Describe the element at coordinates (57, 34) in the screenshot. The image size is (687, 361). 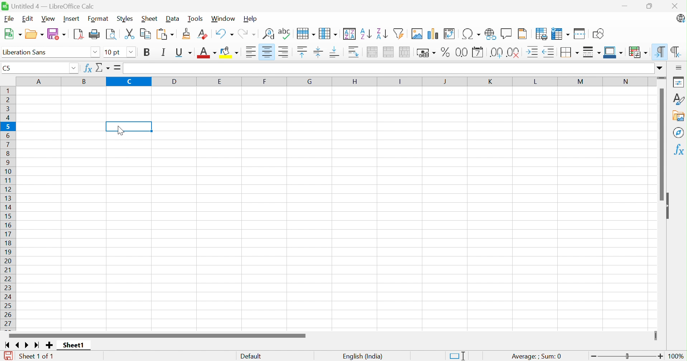
I see `Save` at that location.